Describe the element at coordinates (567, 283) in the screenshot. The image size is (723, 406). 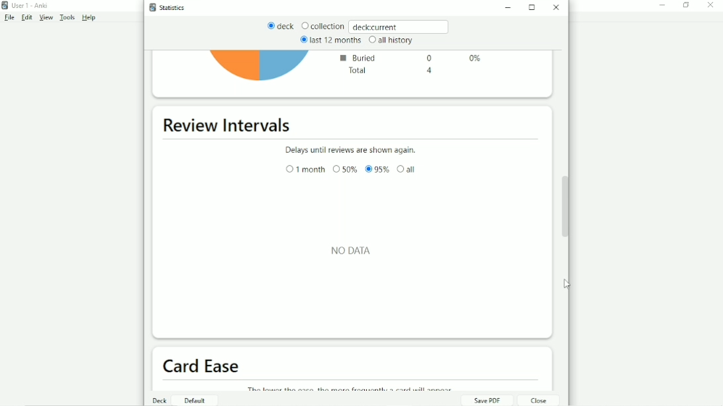
I see `Cursor` at that location.